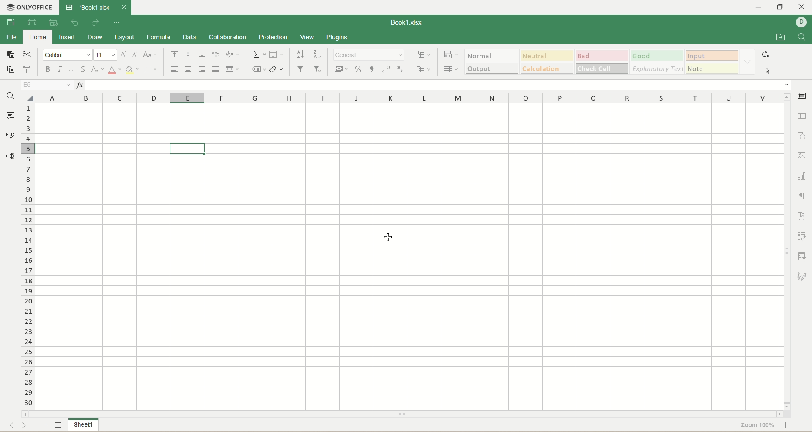 The image size is (812, 432). Describe the element at coordinates (98, 24) in the screenshot. I see `redo` at that location.